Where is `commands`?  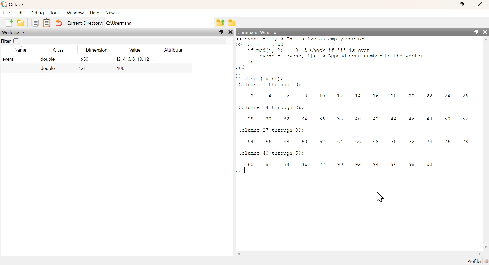
commands is located at coordinates (354, 112).